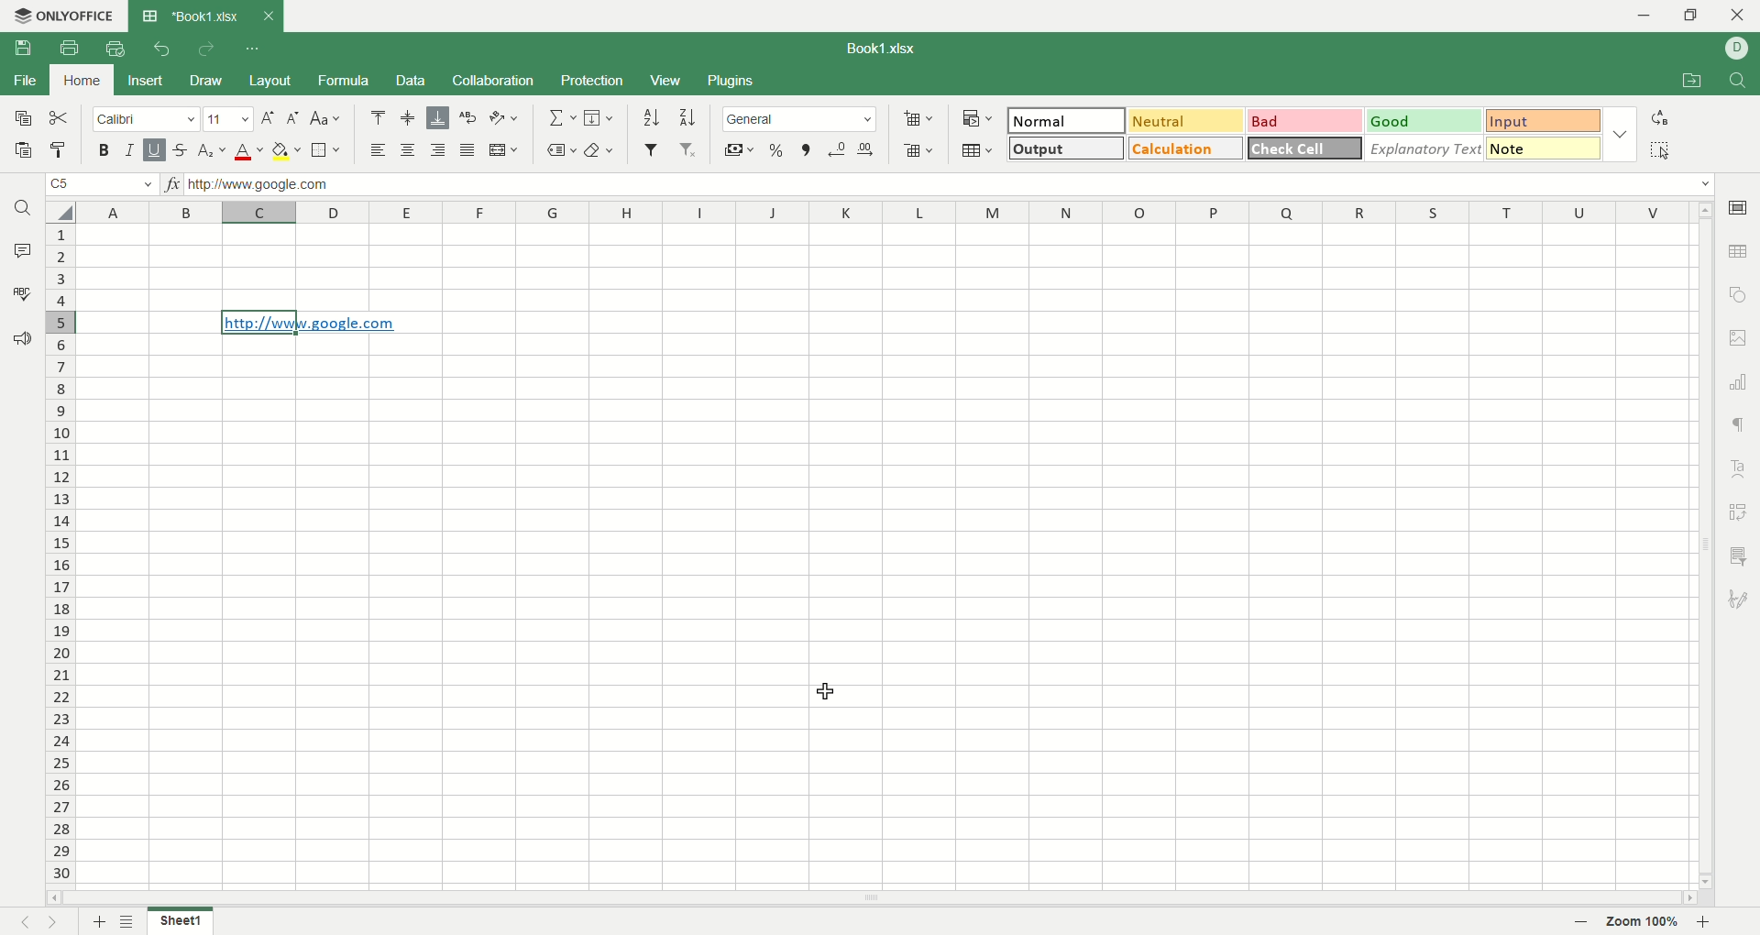 This screenshot has width=1760, height=935. I want to click on paste, so click(24, 152).